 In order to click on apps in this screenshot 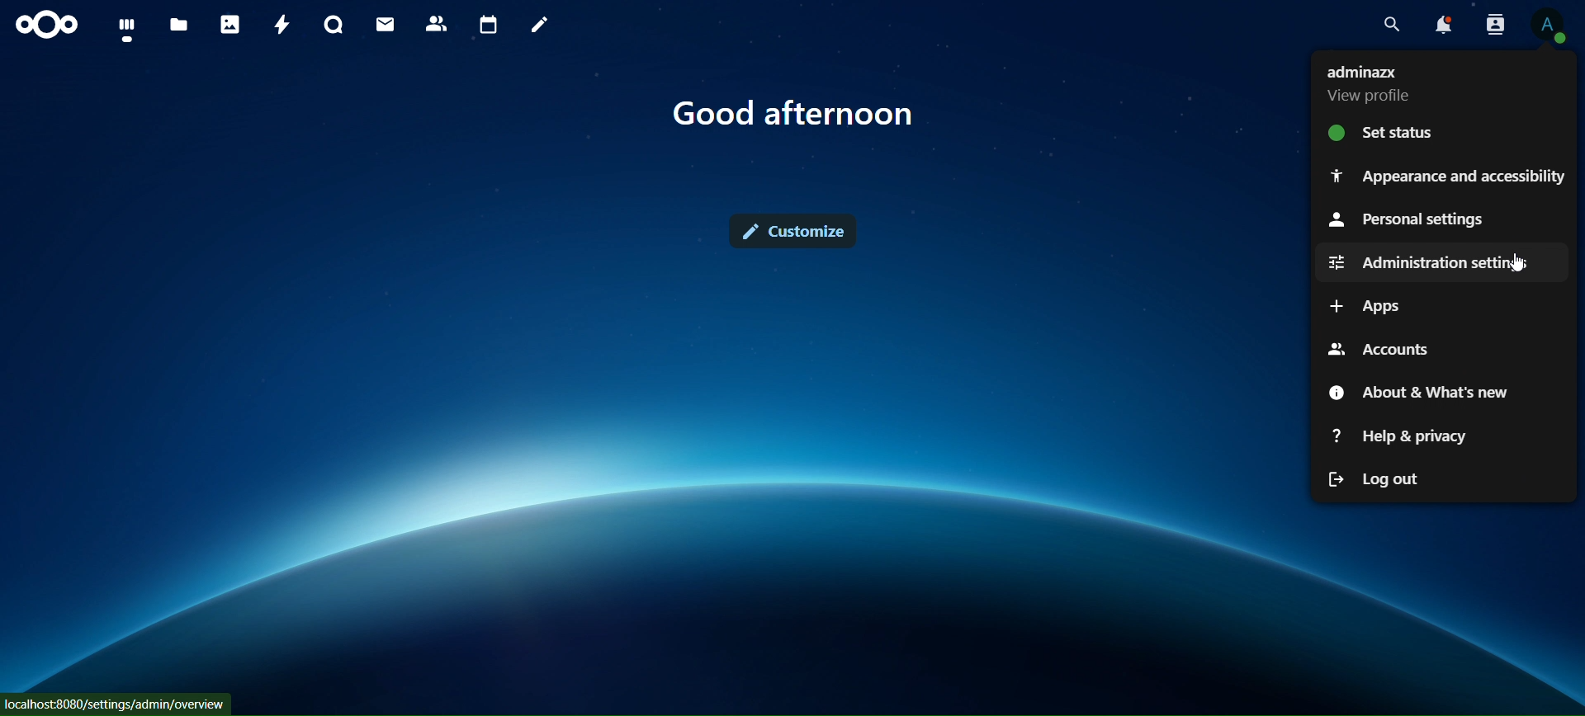, I will do `click(1368, 307)`.